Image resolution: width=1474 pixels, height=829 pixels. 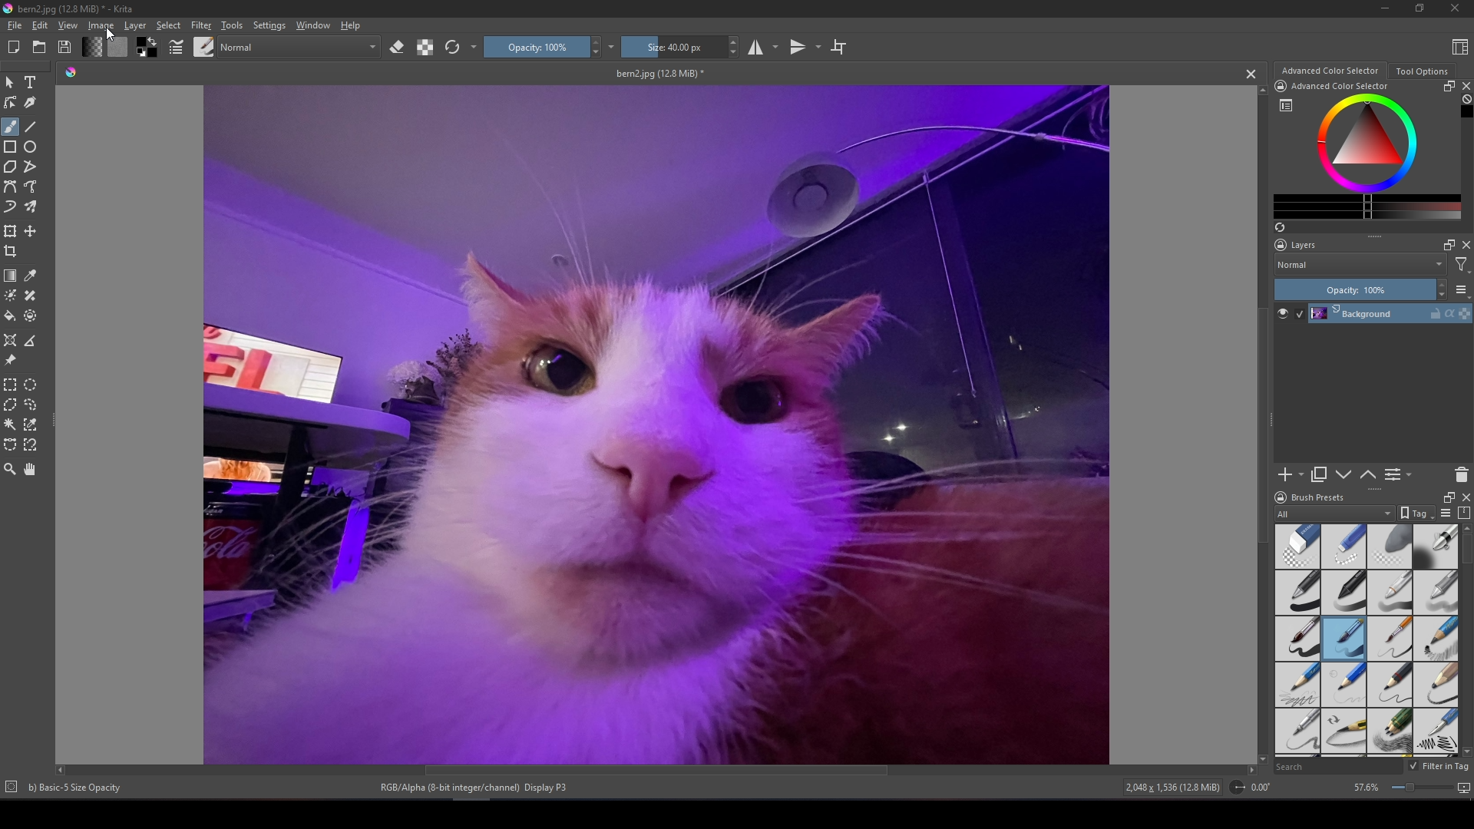 I want to click on cursor, so click(x=111, y=34).